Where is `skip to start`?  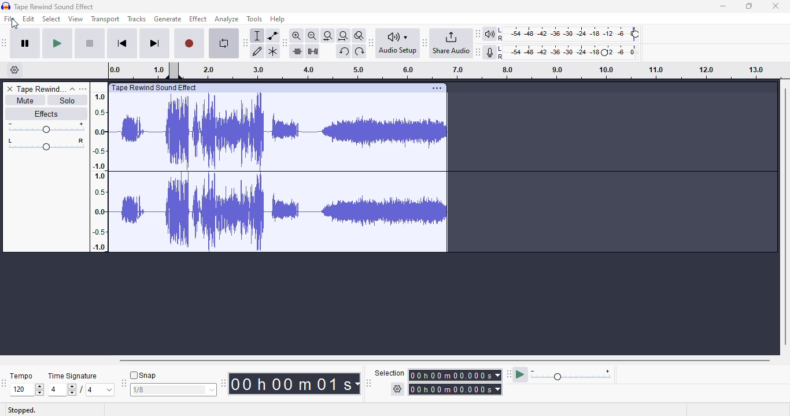
skip to start is located at coordinates (123, 43).